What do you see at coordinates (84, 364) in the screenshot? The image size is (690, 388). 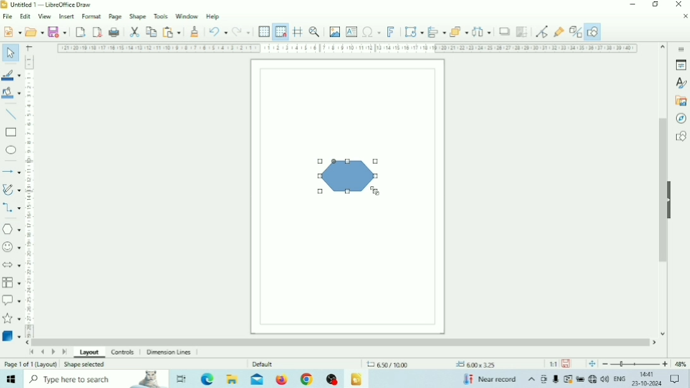 I see `Shape selected` at bounding box center [84, 364].